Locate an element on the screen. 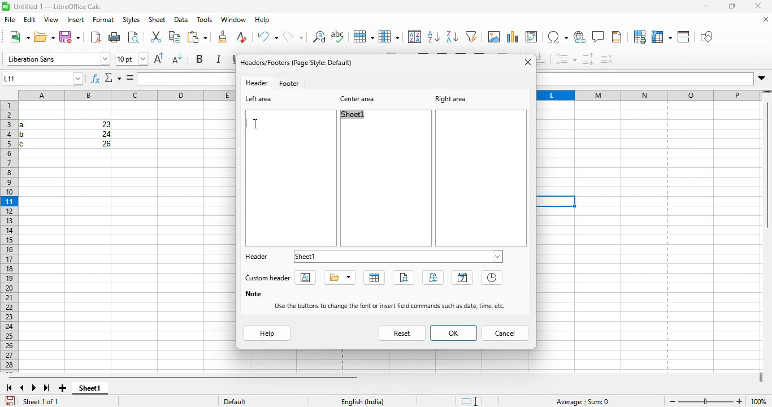 Image resolution: width=772 pixels, height=407 pixels. print is located at coordinates (114, 38).